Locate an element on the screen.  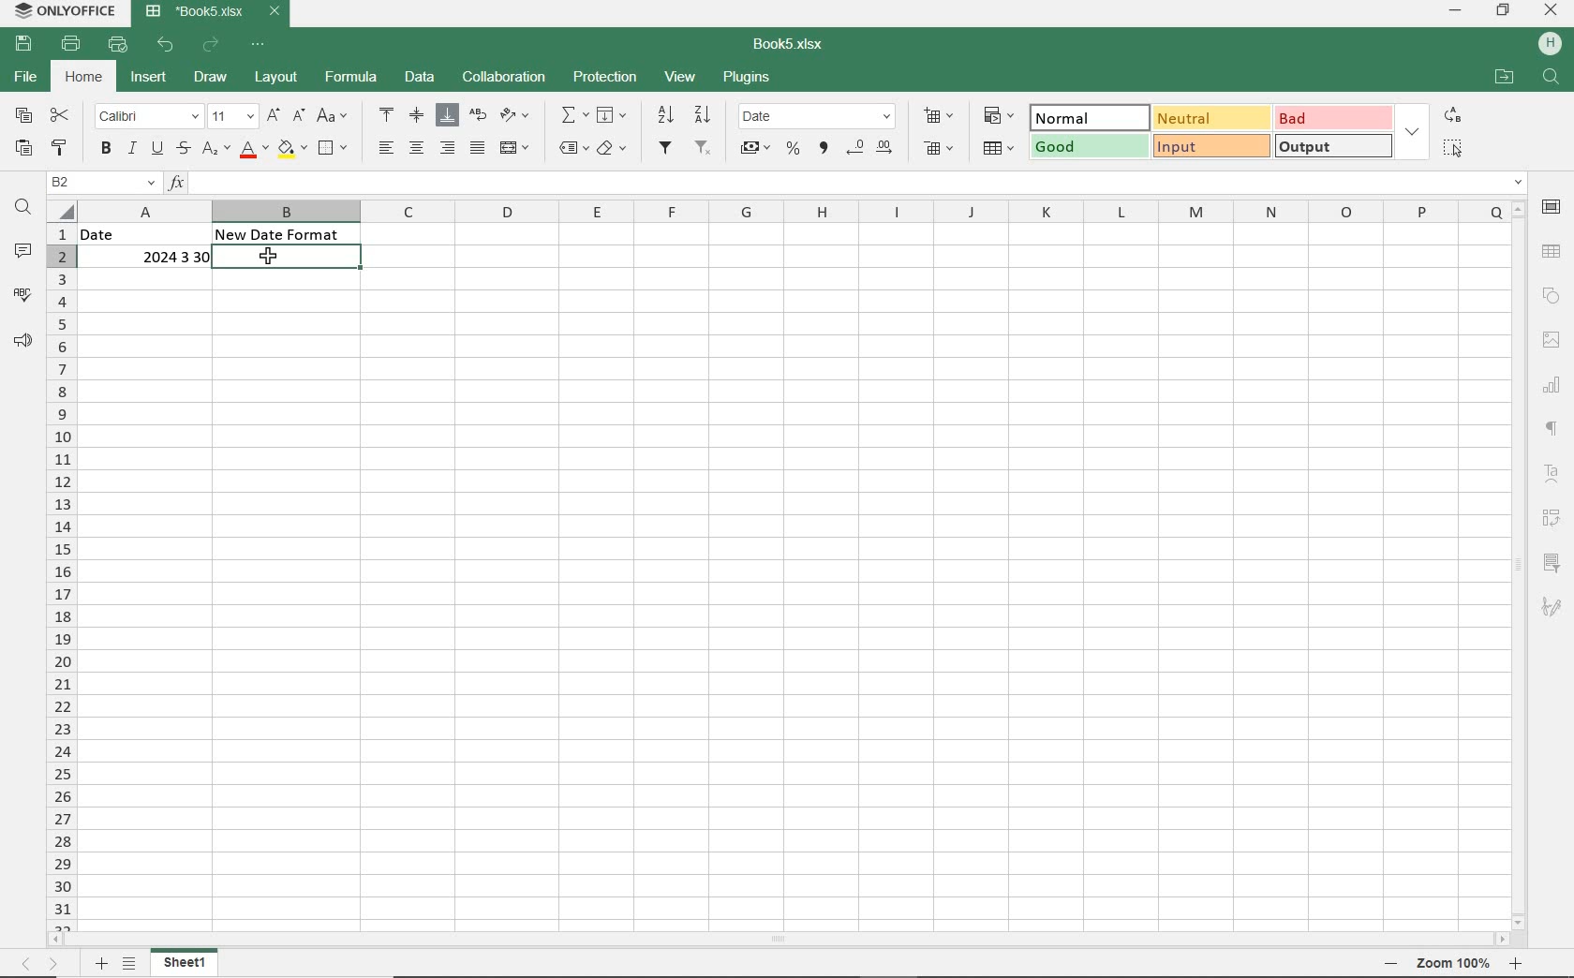
SORT ASCENDING is located at coordinates (664, 115).